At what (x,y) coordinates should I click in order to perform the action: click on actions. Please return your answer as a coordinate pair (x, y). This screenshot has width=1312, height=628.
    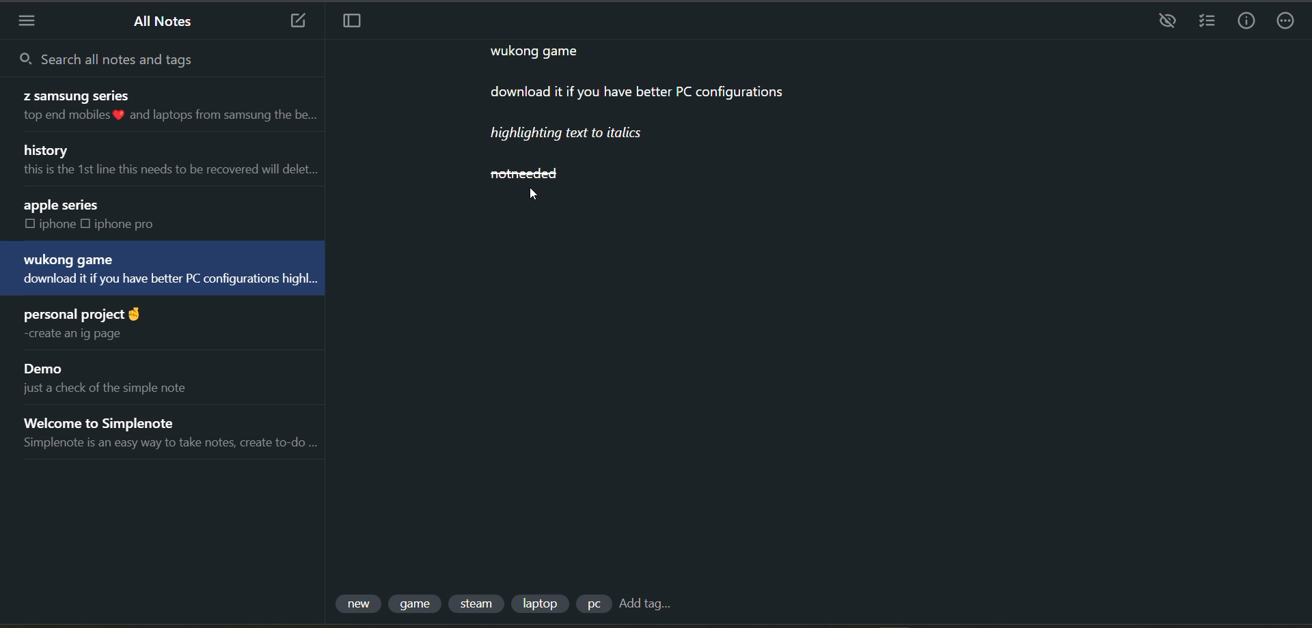
    Looking at the image, I should click on (1282, 22).